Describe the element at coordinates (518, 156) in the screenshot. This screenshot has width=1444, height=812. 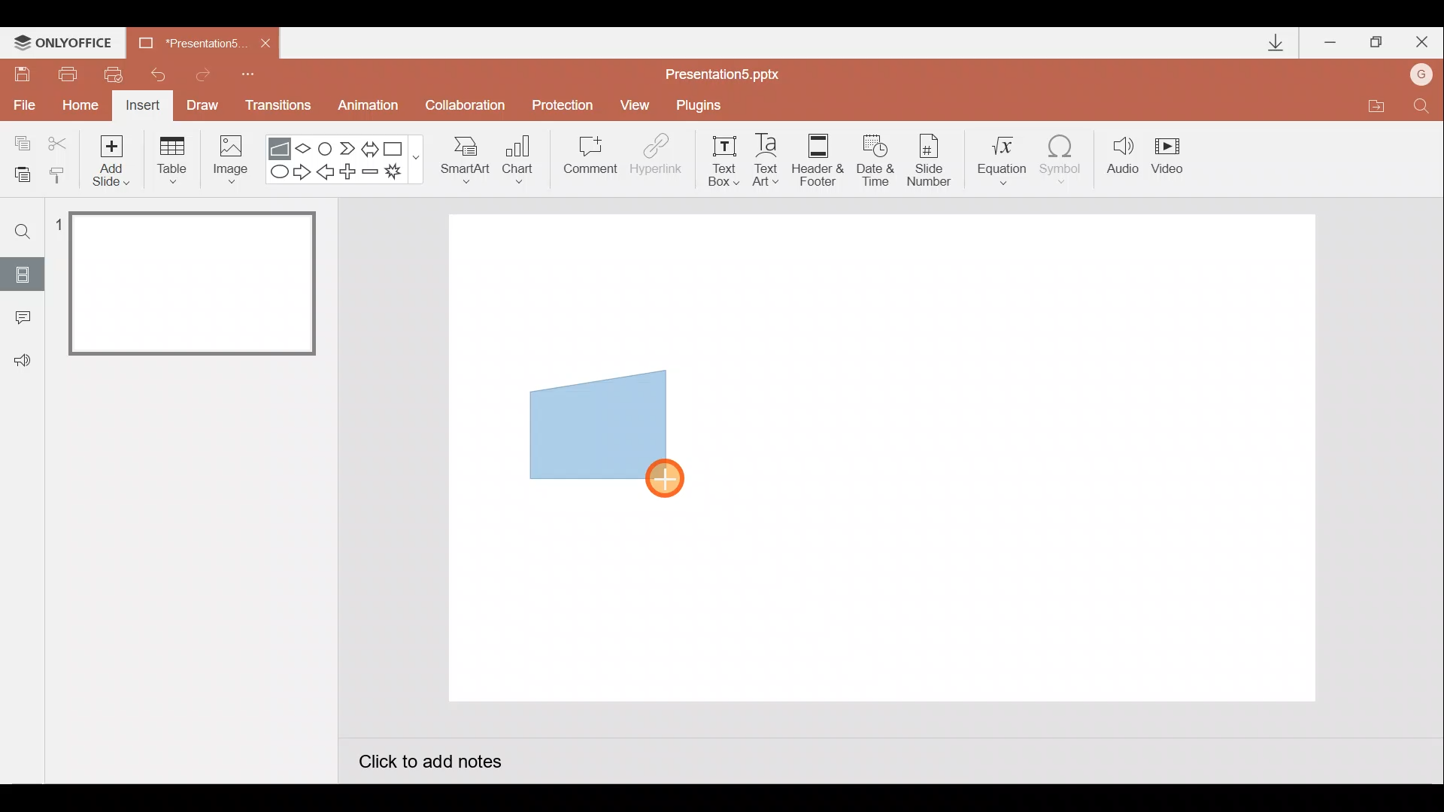
I see `Chart` at that location.